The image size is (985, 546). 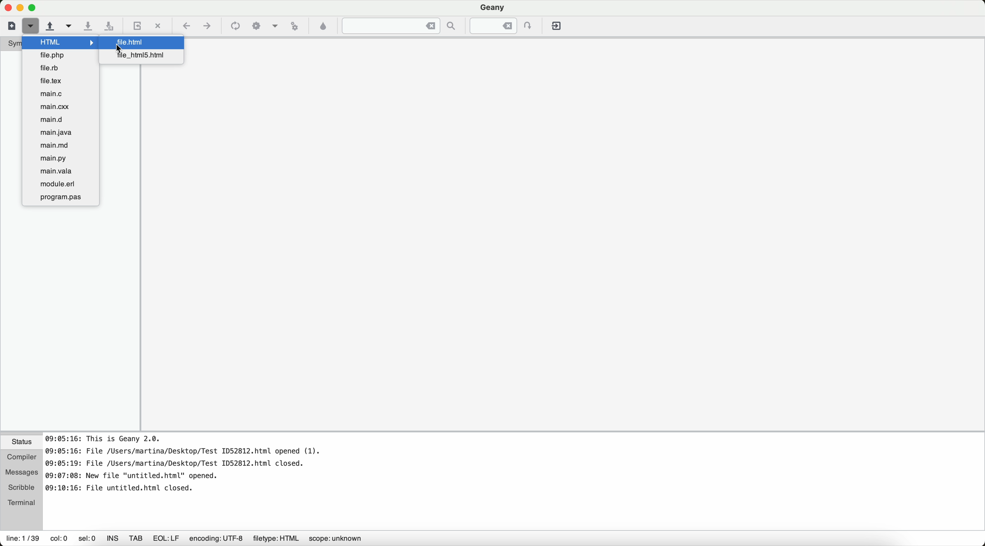 I want to click on jump to the entered line numbered, so click(x=504, y=26).